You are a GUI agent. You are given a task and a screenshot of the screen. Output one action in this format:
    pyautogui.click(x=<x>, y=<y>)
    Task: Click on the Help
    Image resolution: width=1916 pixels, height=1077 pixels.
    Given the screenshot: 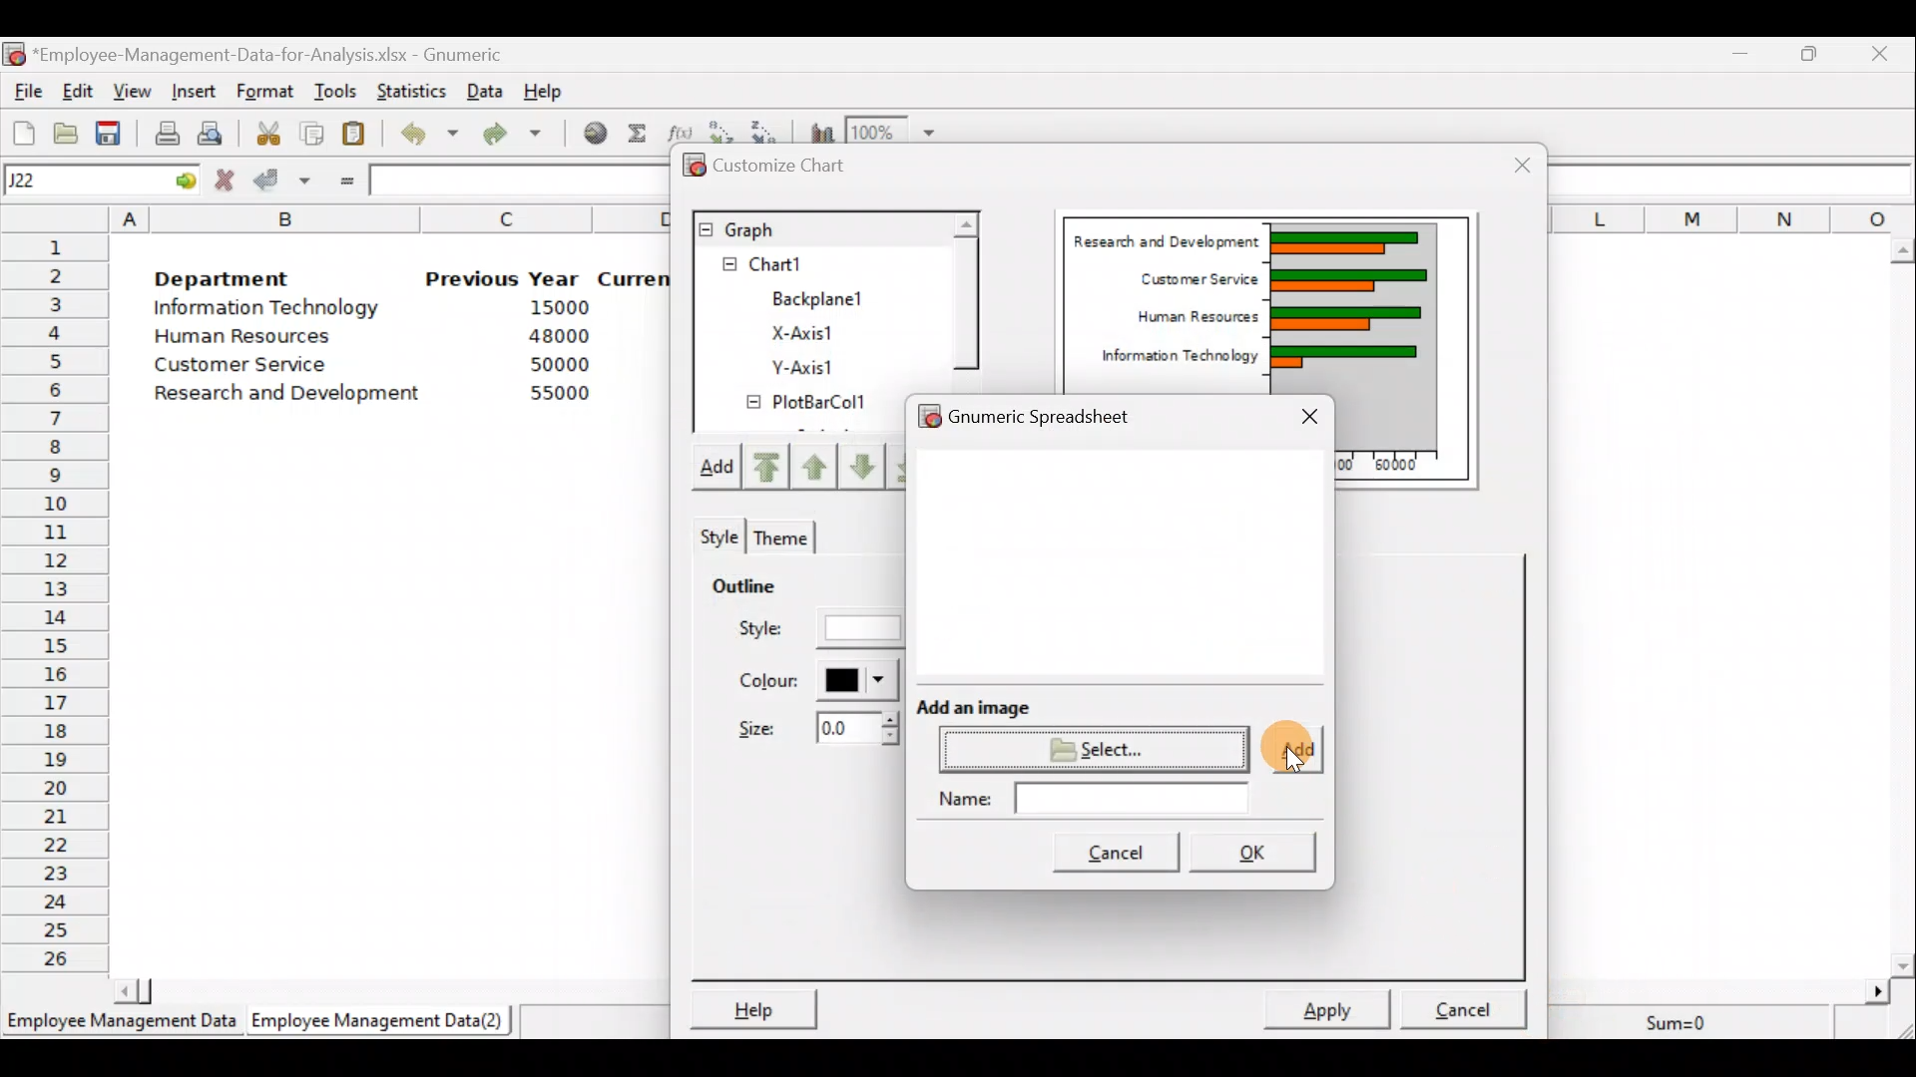 What is the action you would take?
    pyautogui.click(x=754, y=1004)
    